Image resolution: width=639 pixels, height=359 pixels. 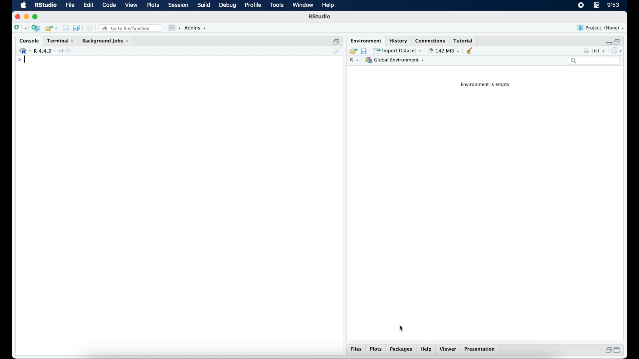 I want to click on connections, so click(x=431, y=40).